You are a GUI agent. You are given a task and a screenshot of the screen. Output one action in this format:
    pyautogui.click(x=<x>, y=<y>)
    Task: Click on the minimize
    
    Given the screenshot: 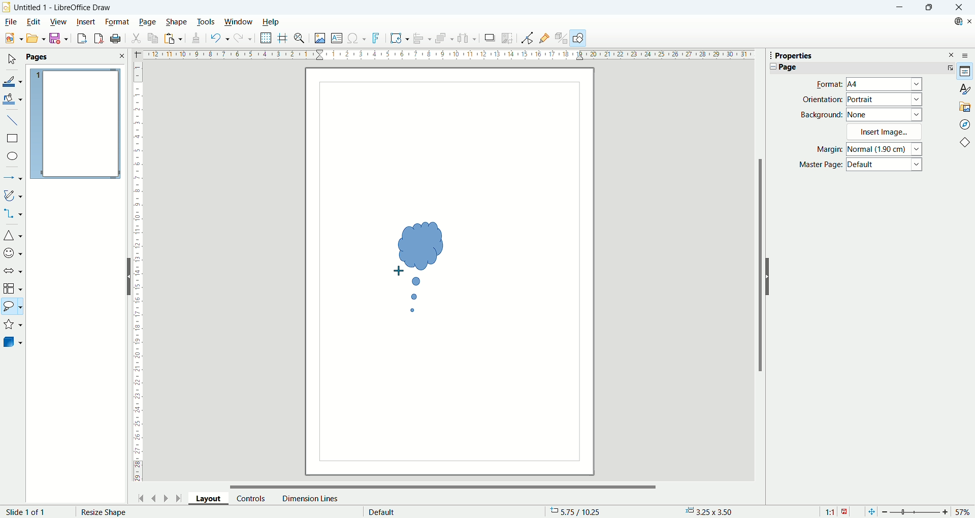 What is the action you would take?
    pyautogui.click(x=898, y=8)
    